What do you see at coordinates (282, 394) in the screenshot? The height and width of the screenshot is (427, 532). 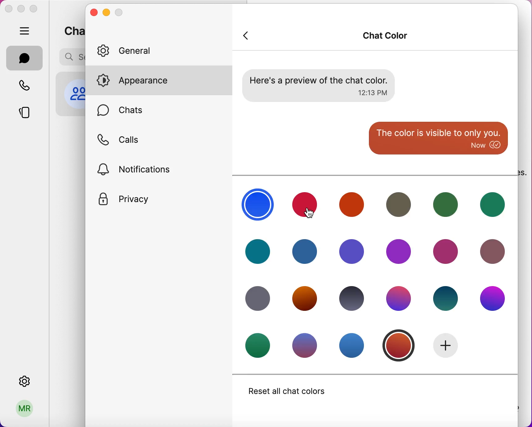 I see `reset all chat colors` at bounding box center [282, 394].